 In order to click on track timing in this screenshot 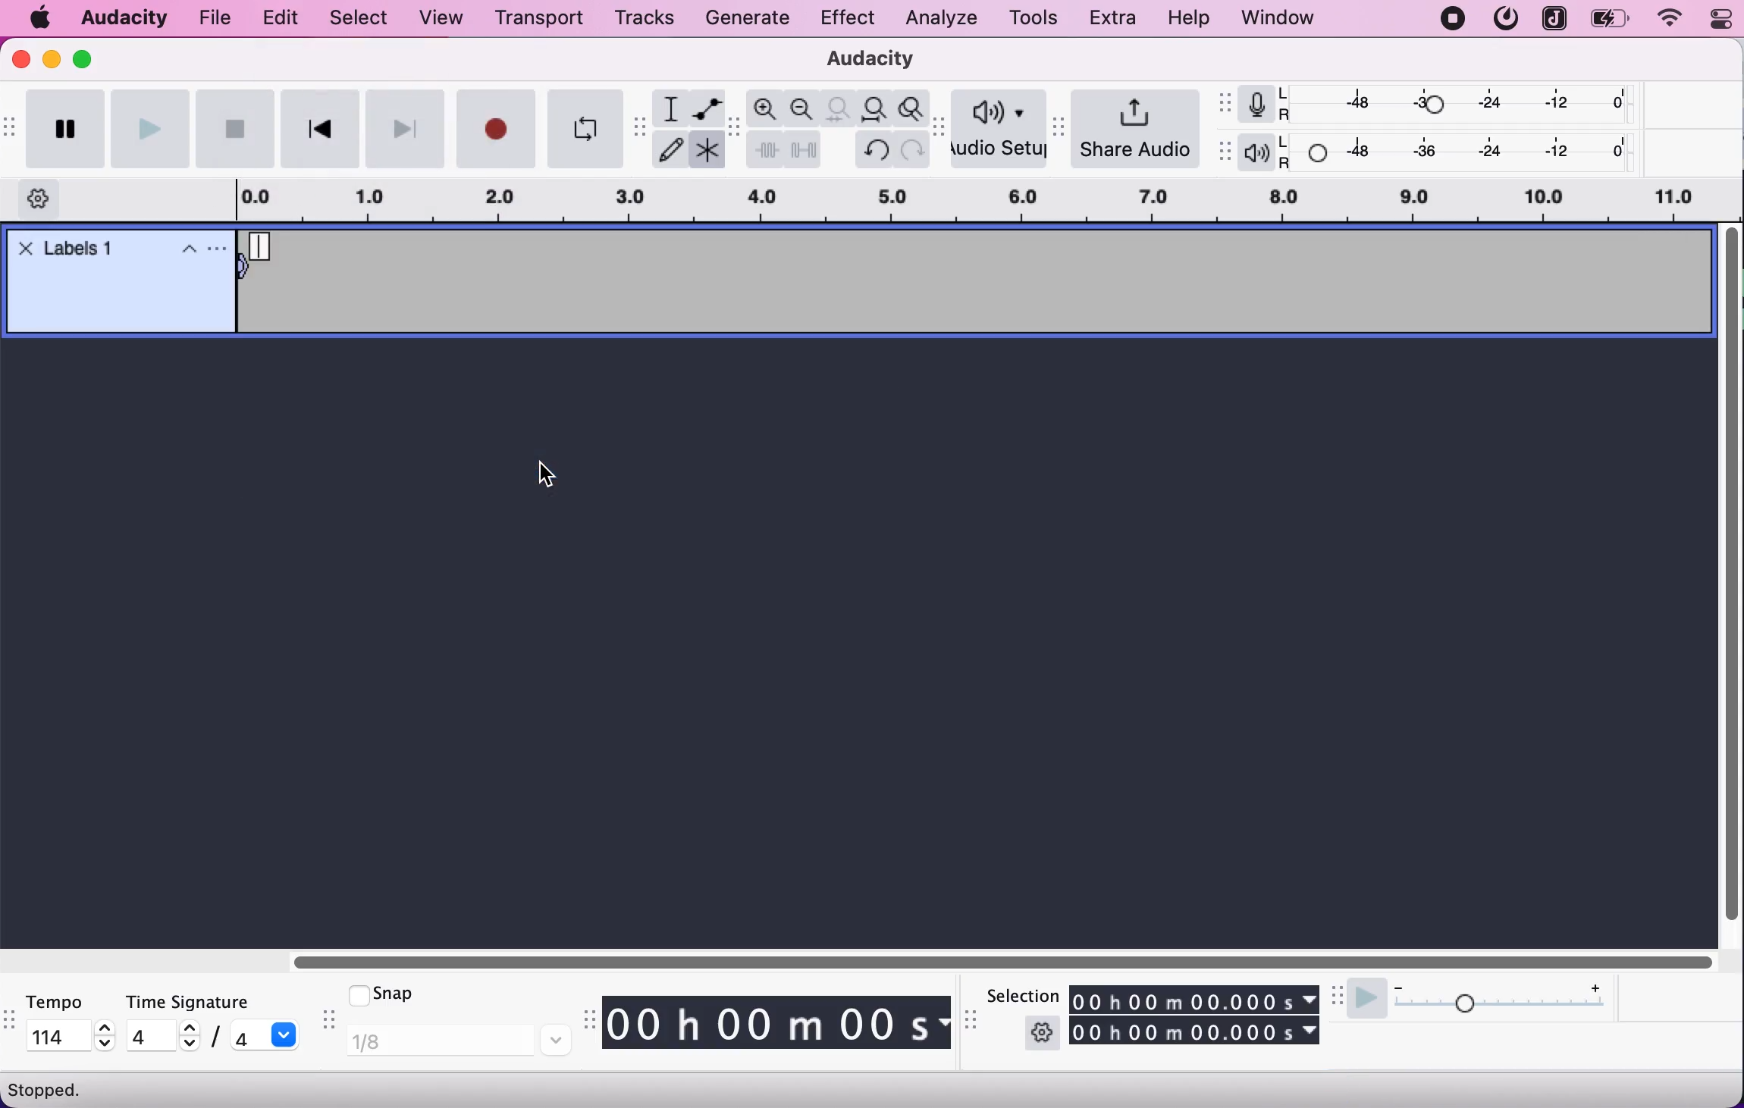, I will do `click(1196, 996)`.